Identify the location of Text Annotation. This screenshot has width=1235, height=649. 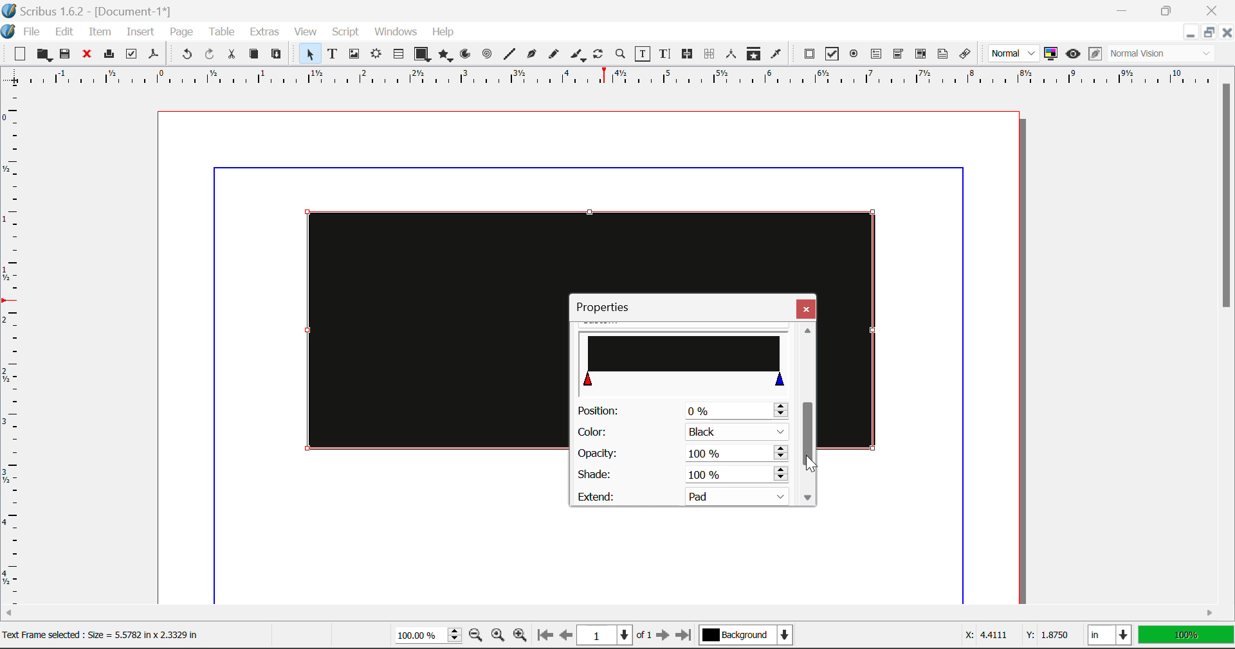
(945, 55).